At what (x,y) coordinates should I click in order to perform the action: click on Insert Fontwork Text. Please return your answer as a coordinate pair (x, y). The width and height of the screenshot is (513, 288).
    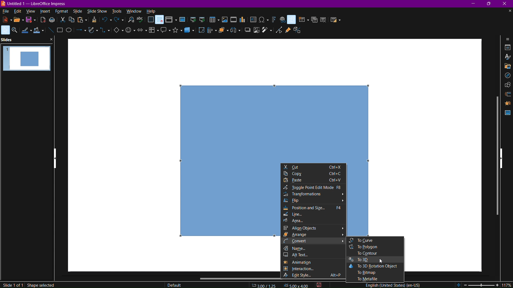
    Looking at the image, I should click on (273, 20).